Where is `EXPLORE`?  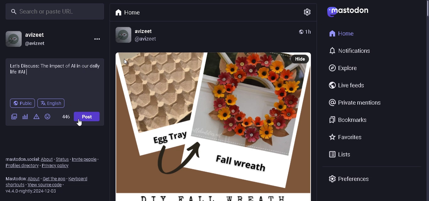
EXPLORE is located at coordinates (343, 67).